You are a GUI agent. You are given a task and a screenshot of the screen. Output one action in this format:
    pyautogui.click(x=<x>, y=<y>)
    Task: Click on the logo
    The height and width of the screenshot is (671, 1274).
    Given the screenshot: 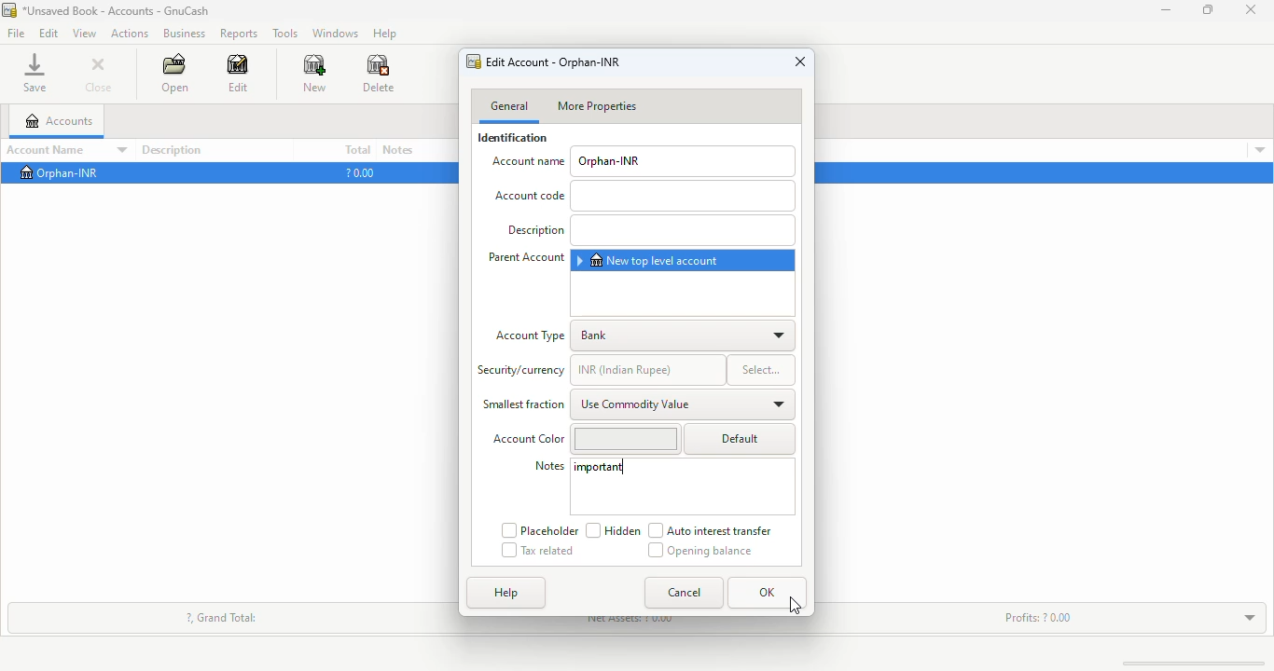 What is the action you would take?
    pyautogui.click(x=8, y=10)
    